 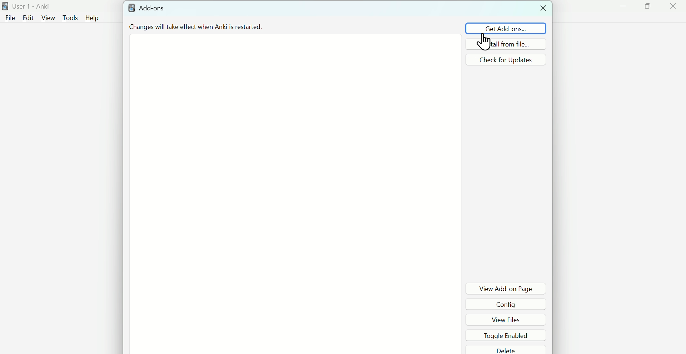 What do you see at coordinates (508, 304) in the screenshot?
I see `Config` at bounding box center [508, 304].